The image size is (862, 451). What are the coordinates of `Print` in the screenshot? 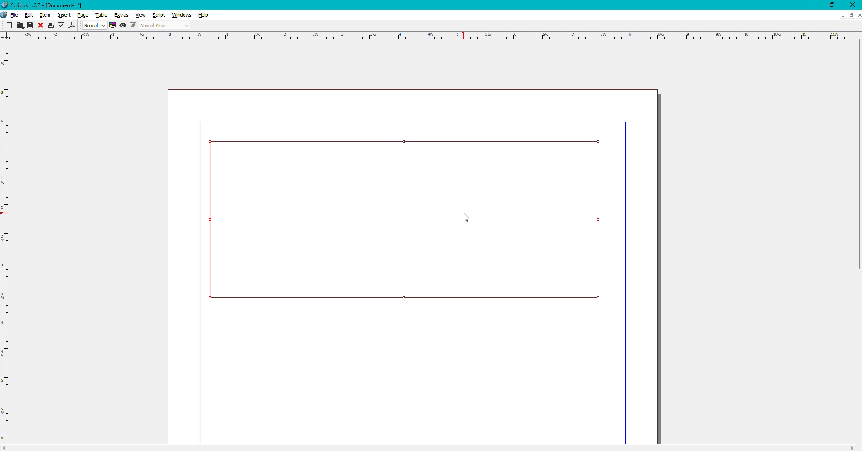 It's located at (49, 25).